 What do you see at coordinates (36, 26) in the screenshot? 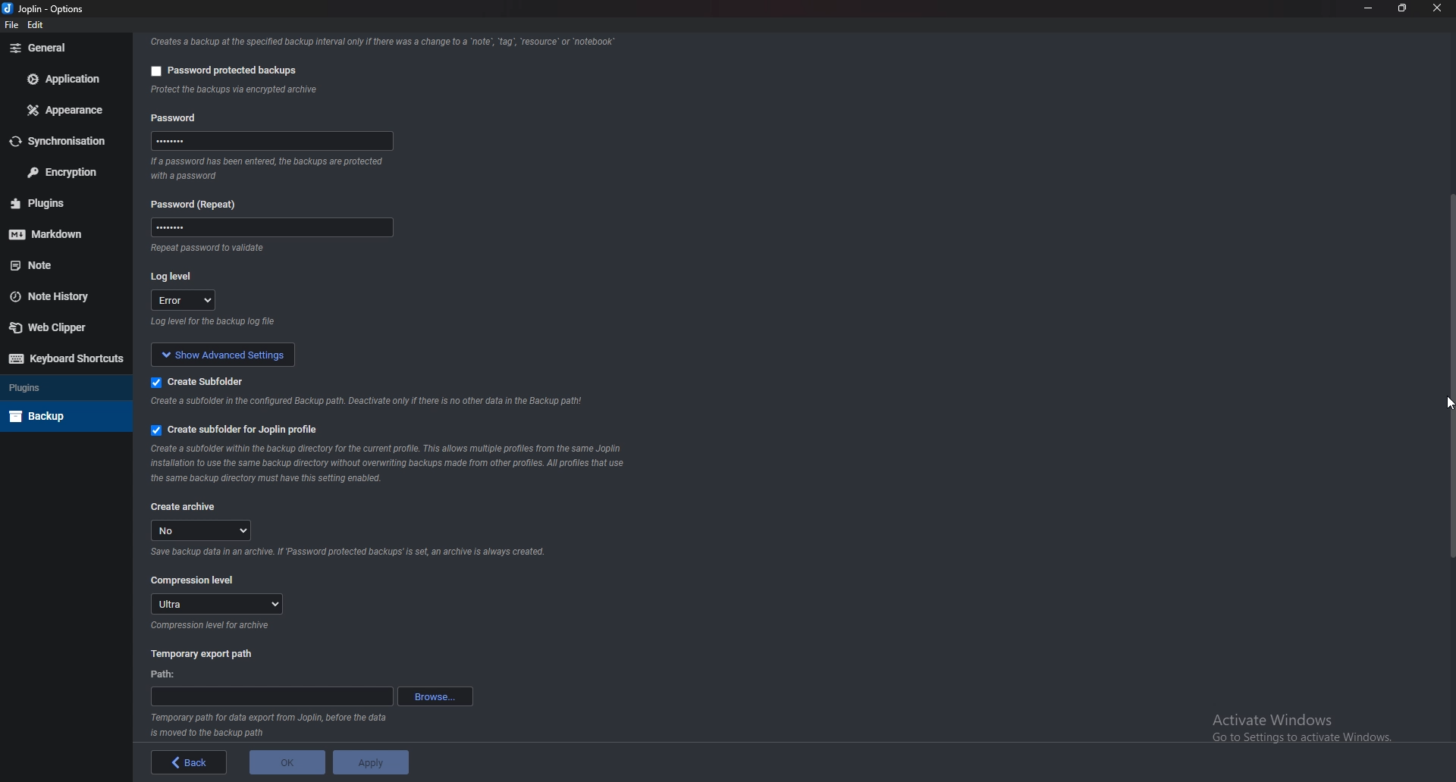
I see `edit` at bounding box center [36, 26].